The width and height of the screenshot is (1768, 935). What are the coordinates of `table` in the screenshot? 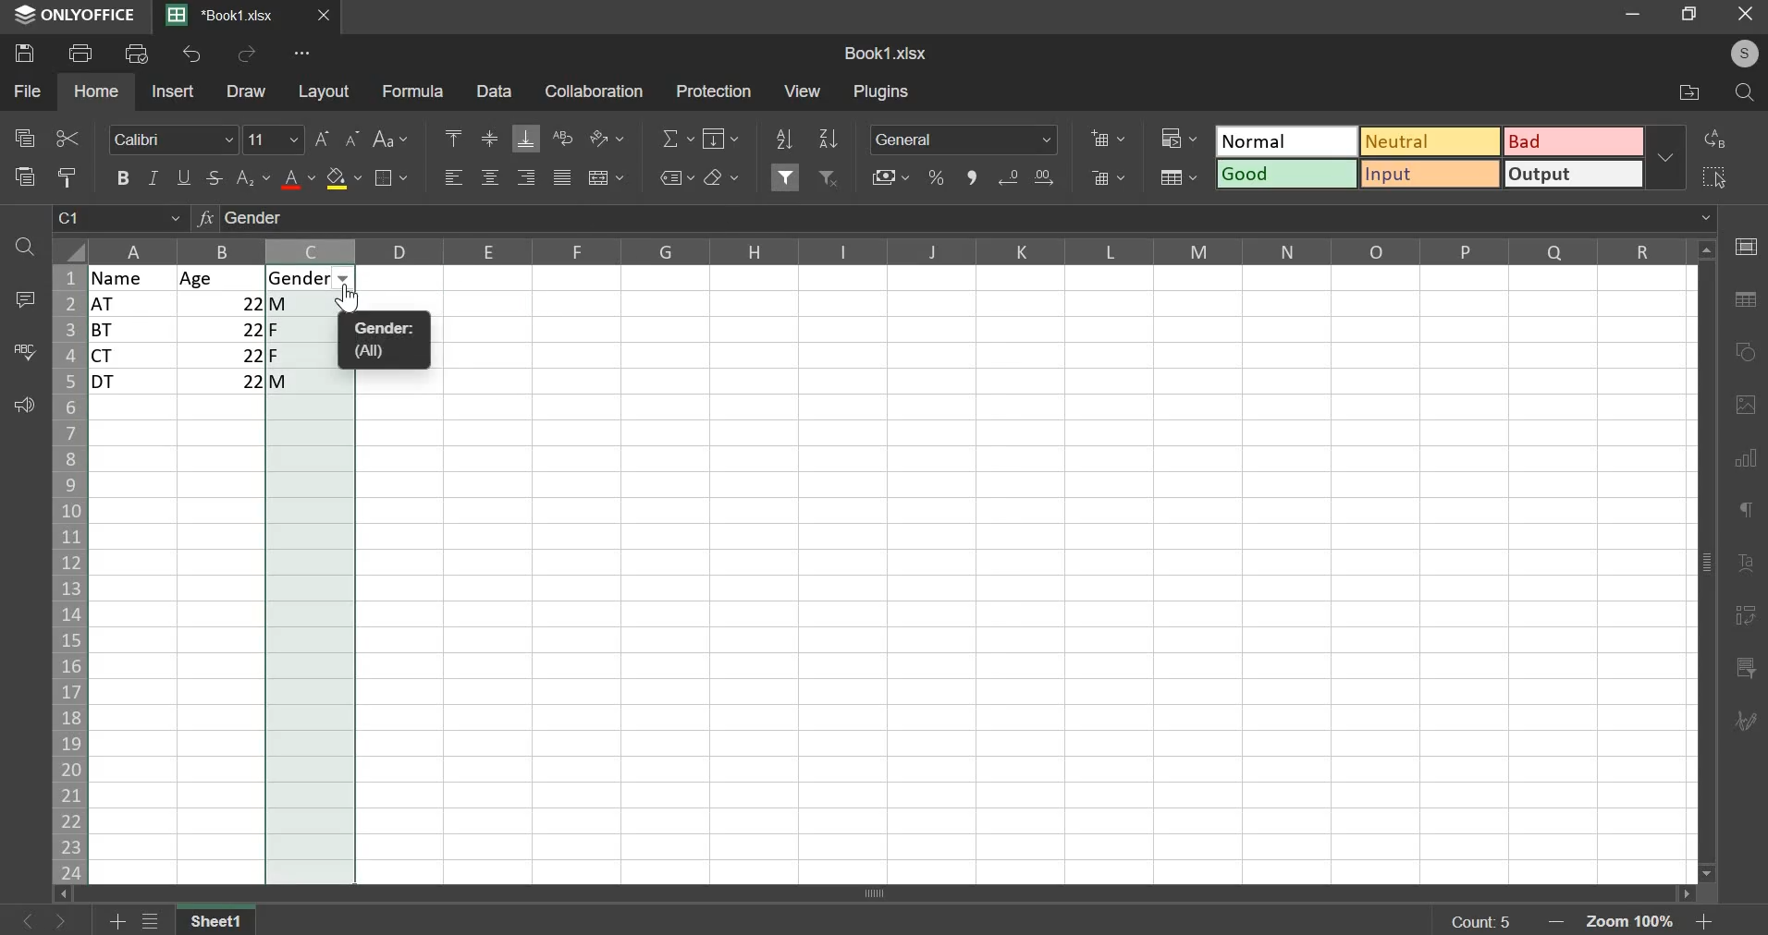 It's located at (1743, 301).